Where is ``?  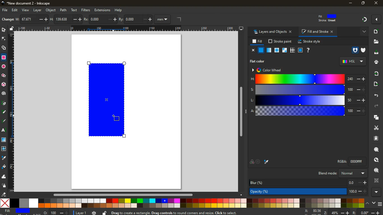
 is located at coordinates (375, 20).